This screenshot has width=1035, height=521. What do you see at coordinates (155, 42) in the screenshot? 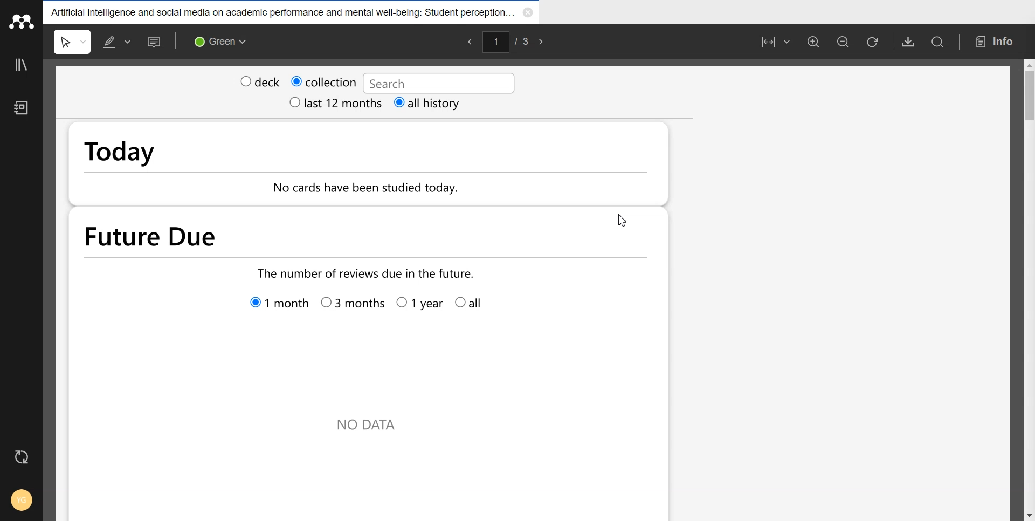
I see `Sticky notes` at bounding box center [155, 42].